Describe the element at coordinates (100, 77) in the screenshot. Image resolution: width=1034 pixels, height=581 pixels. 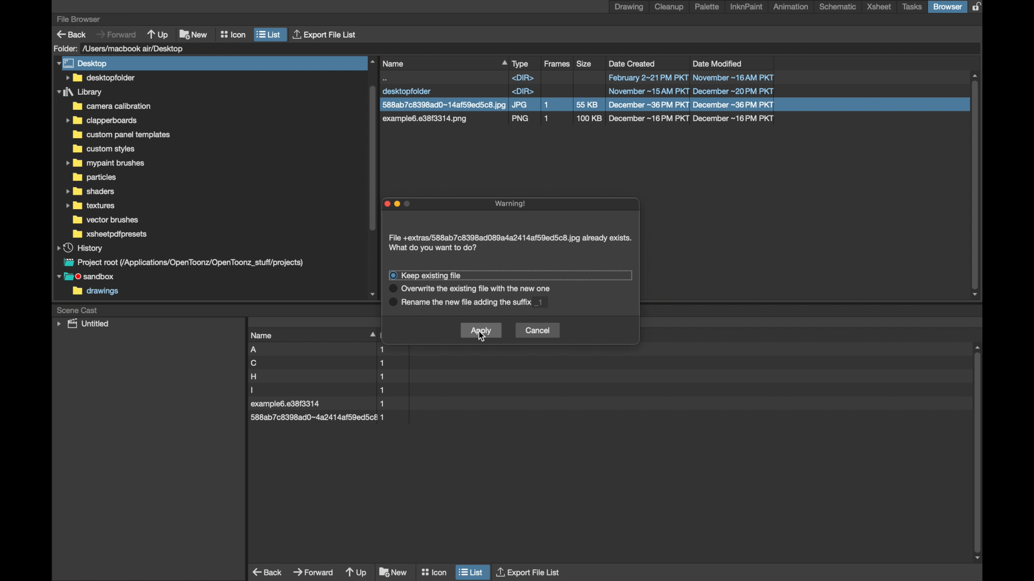
I see `folder` at that location.